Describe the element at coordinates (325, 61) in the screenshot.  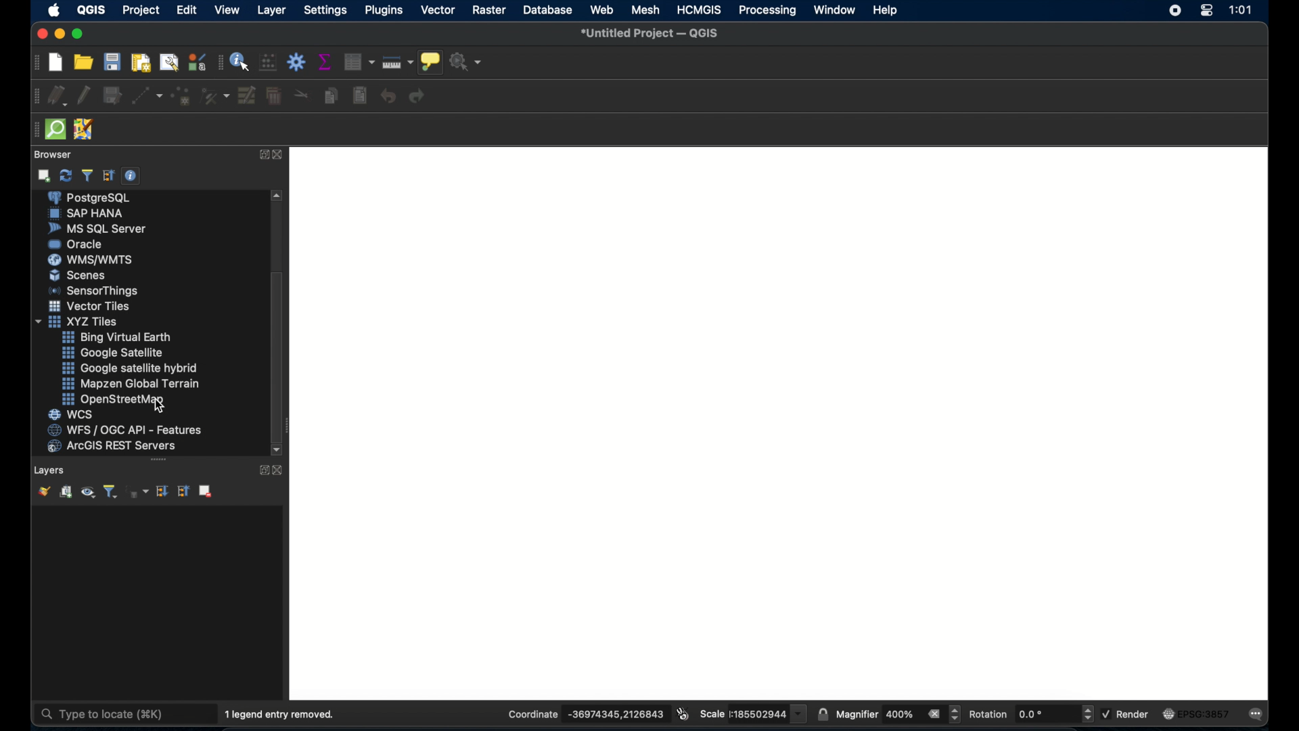
I see `show statistical summary` at that location.